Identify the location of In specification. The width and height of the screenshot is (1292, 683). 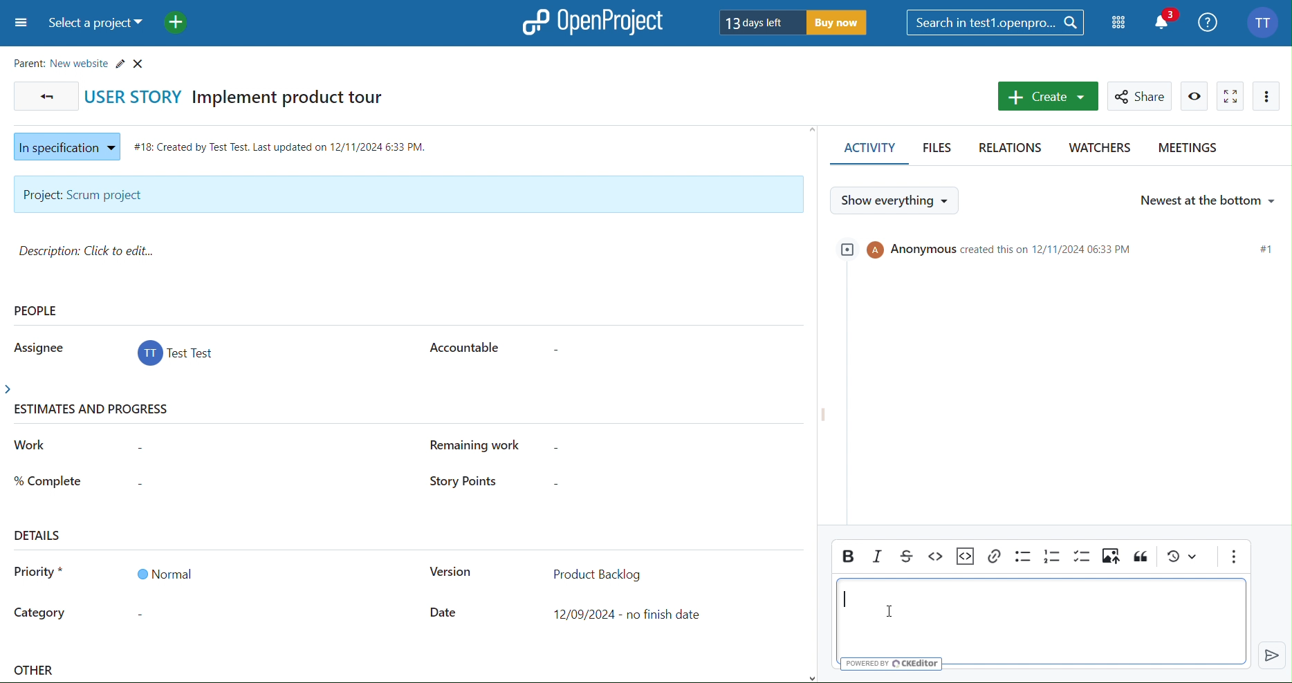
(64, 144).